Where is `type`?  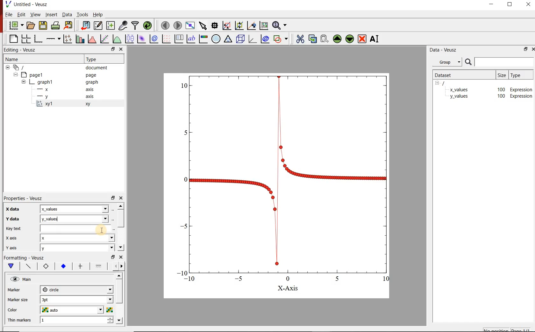 type is located at coordinates (520, 75).